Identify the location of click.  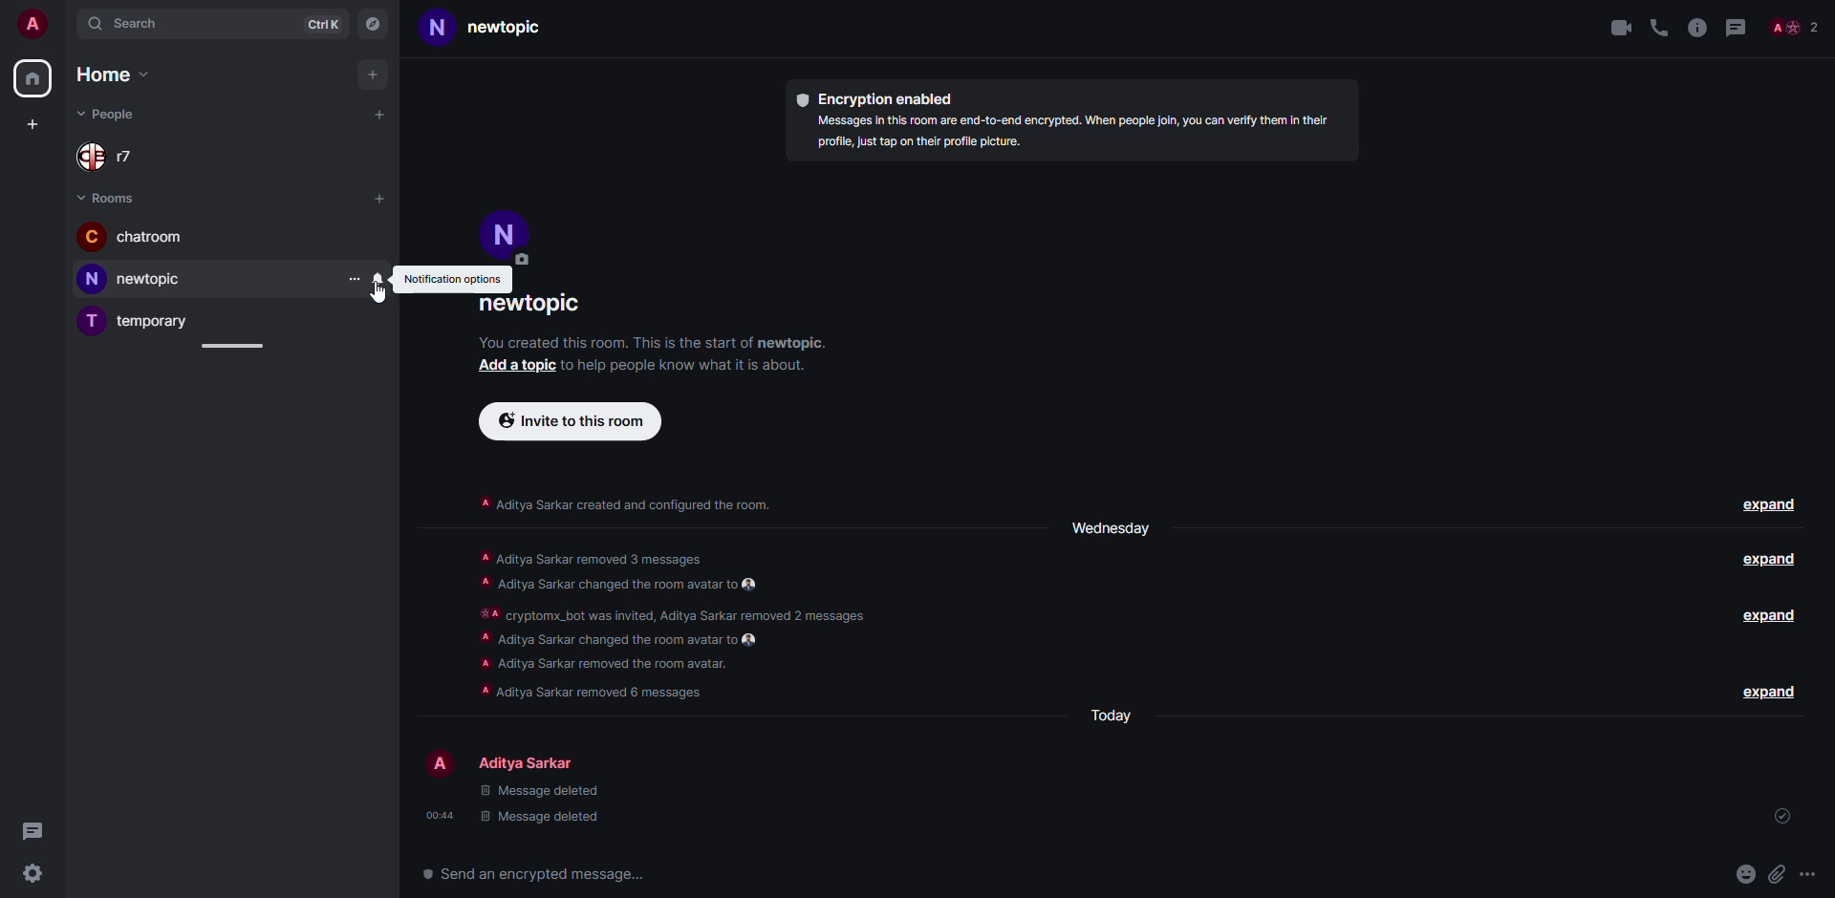
(378, 277).